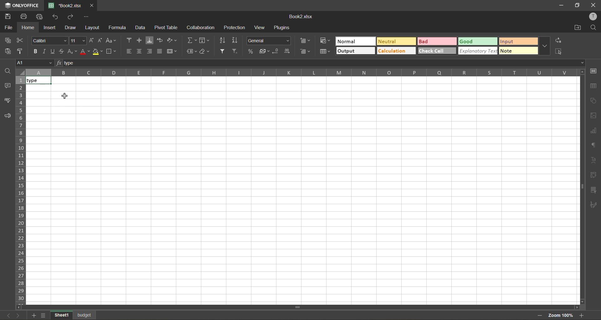 The height and width of the screenshot is (320, 601). I want to click on sub/superscript, so click(73, 52).